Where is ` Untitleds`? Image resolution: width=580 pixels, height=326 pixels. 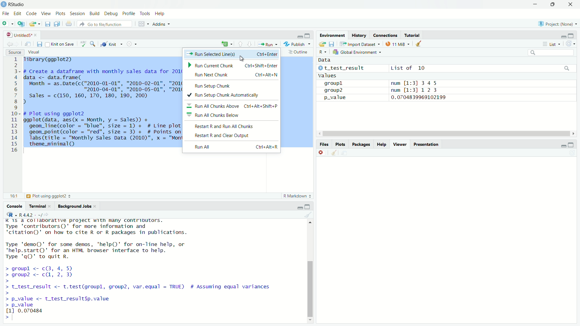  Untitleds is located at coordinates (22, 34).